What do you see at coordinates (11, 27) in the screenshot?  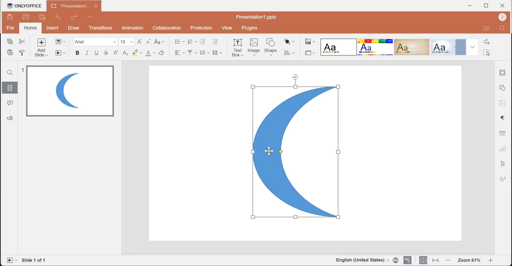 I see `File` at bounding box center [11, 27].